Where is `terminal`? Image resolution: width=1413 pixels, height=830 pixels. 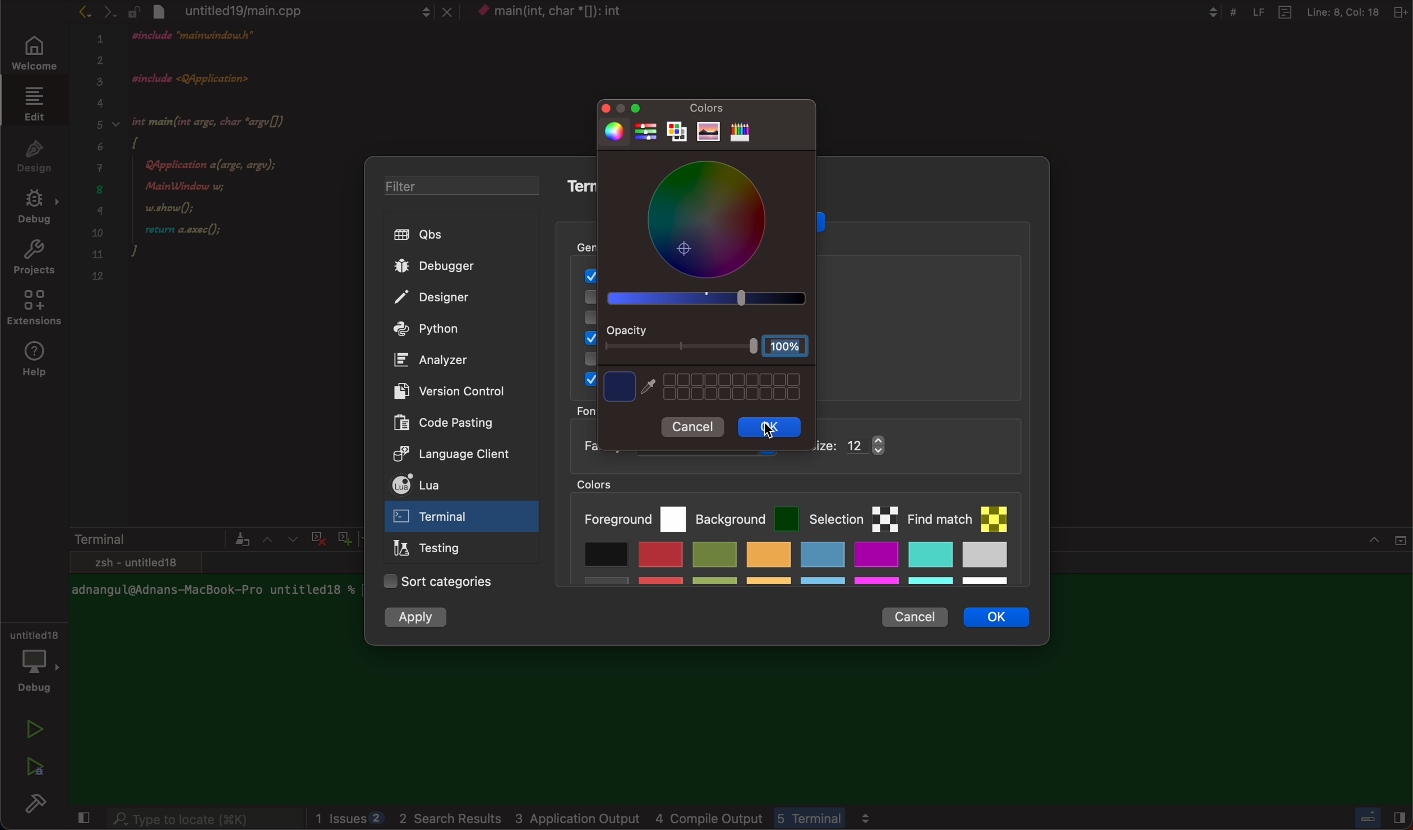
terminal is located at coordinates (159, 539).